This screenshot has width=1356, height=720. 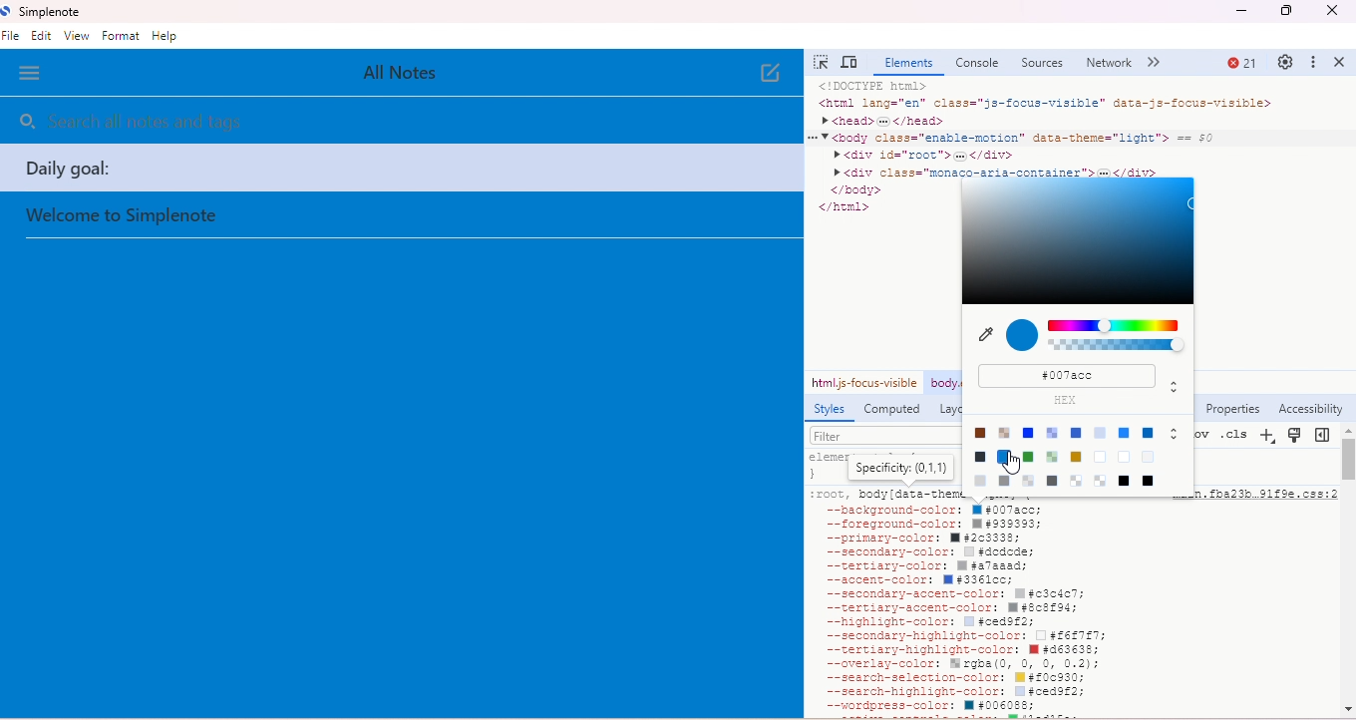 I want to click on close, so click(x=1342, y=62).